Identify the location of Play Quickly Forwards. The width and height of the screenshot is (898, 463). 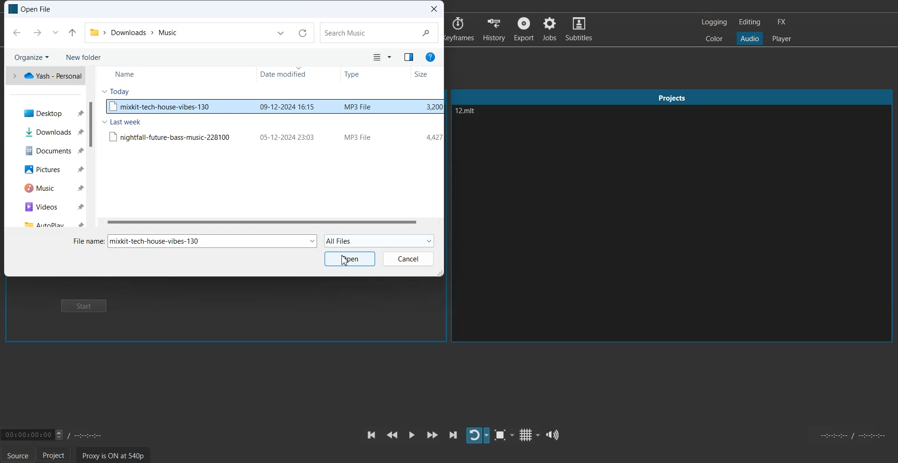
(432, 435).